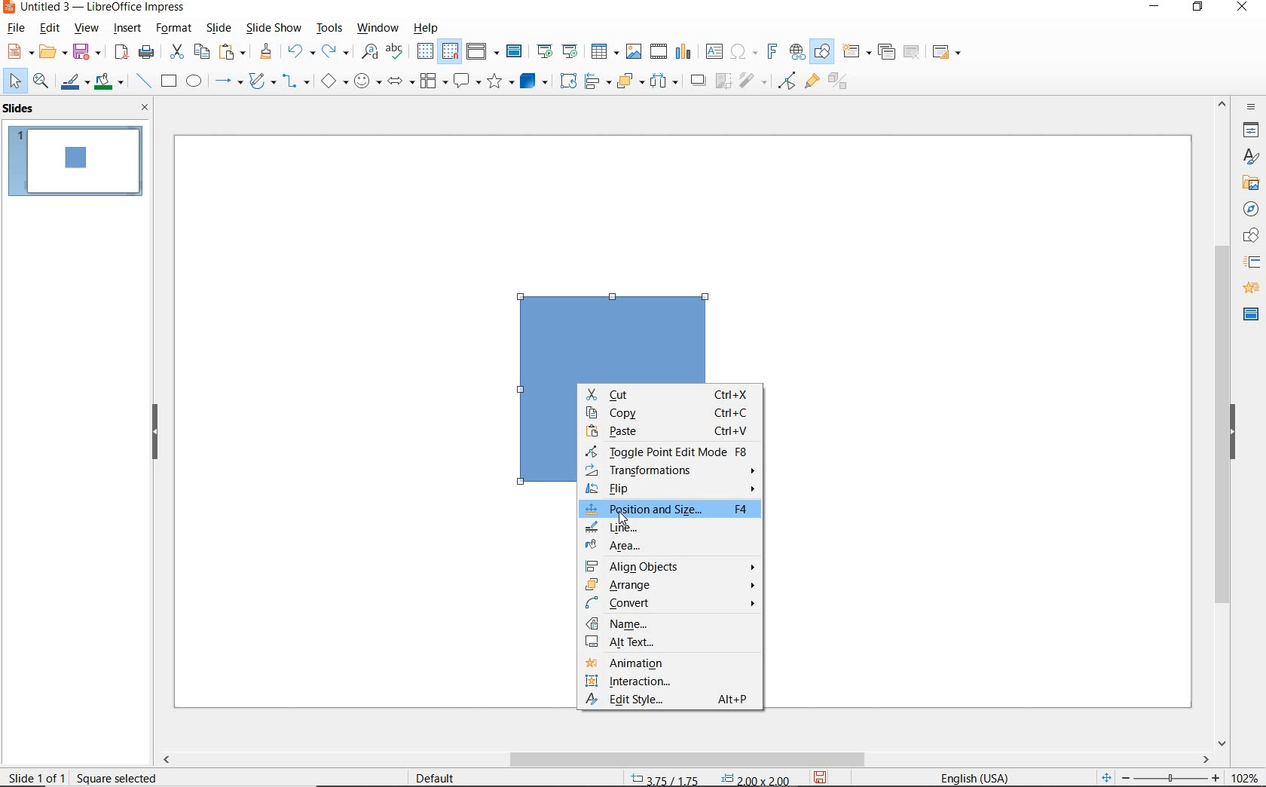 This screenshot has width=1266, height=787. Describe the element at coordinates (668, 81) in the screenshot. I see `three objects to distribute` at that location.